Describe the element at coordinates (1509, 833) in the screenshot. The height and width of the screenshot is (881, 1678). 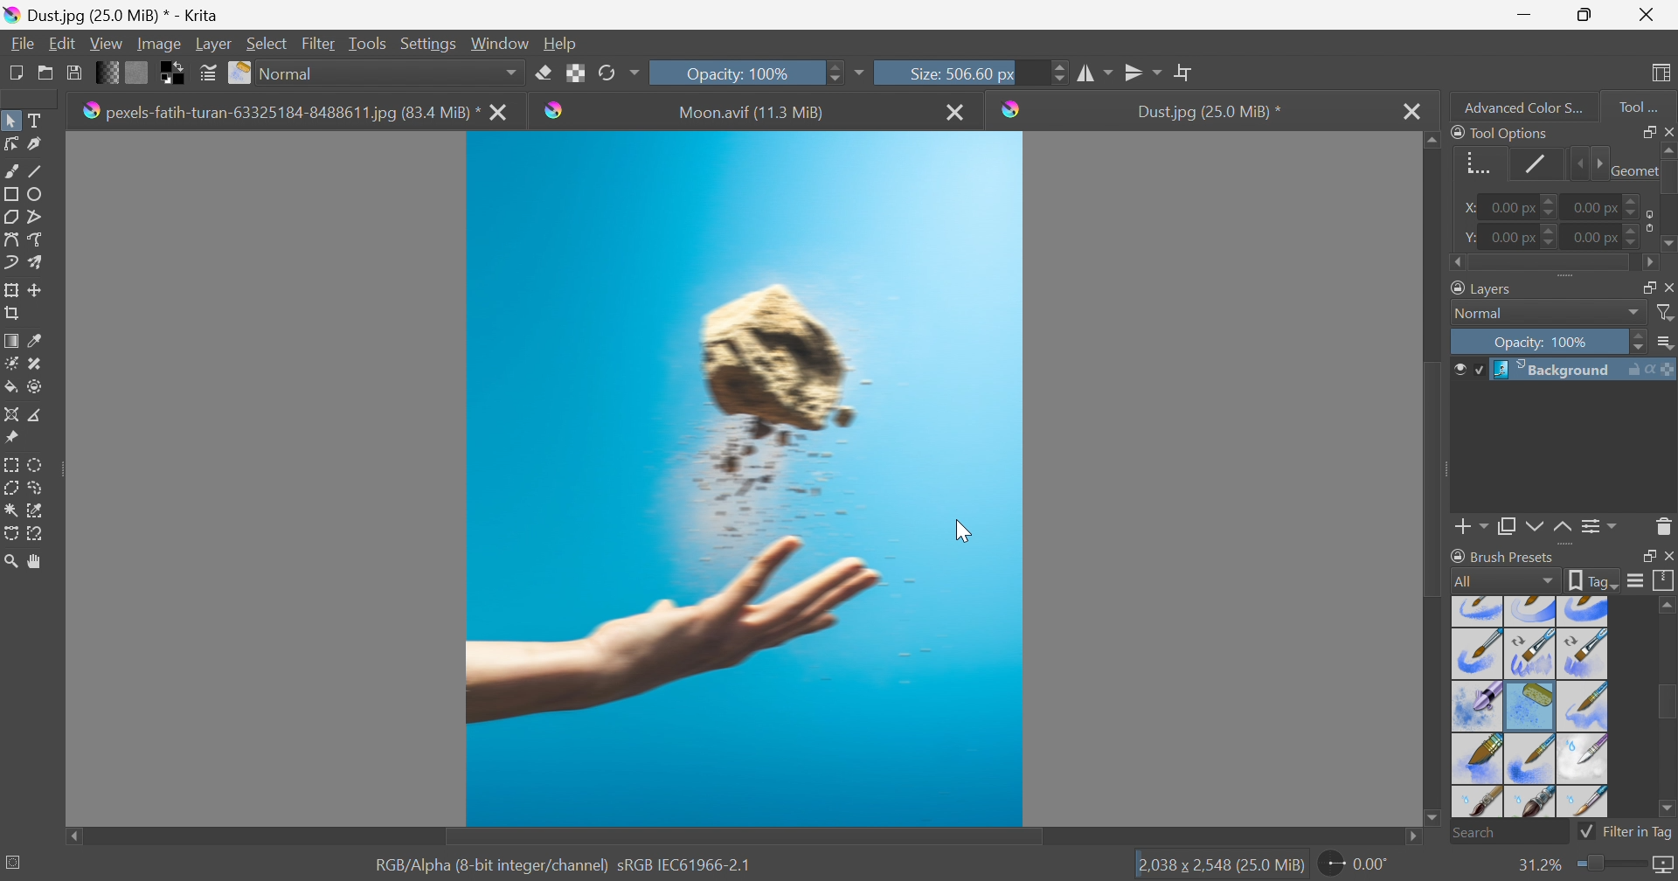
I see `Search` at that location.